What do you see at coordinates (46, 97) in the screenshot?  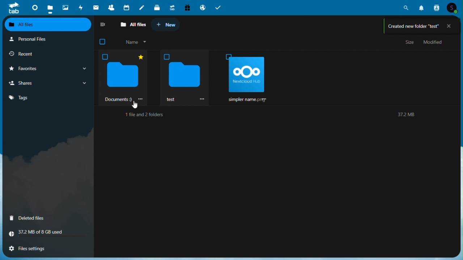 I see `Tags` at bounding box center [46, 97].